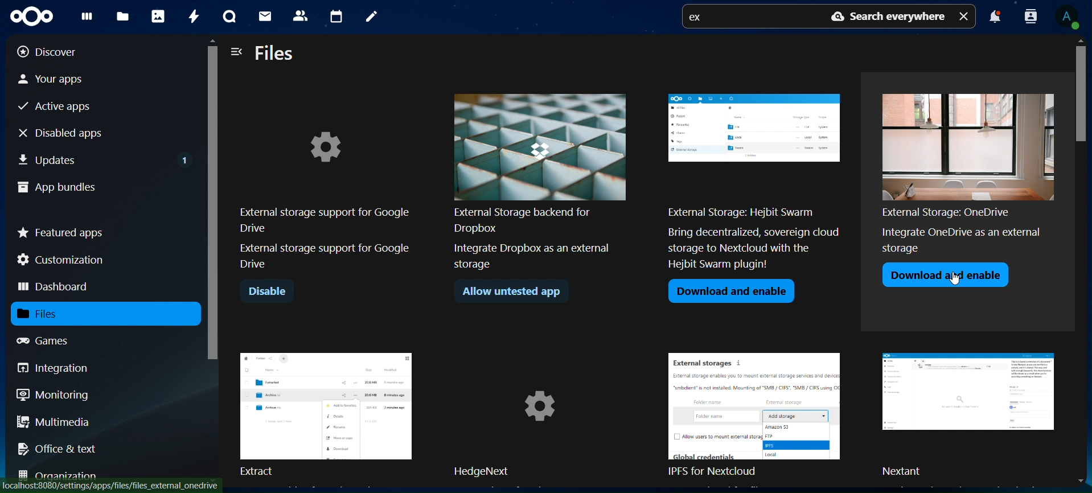 This screenshot has width=1092, height=493. What do you see at coordinates (57, 188) in the screenshot?
I see `app bundles` at bounding box center [57, 188].